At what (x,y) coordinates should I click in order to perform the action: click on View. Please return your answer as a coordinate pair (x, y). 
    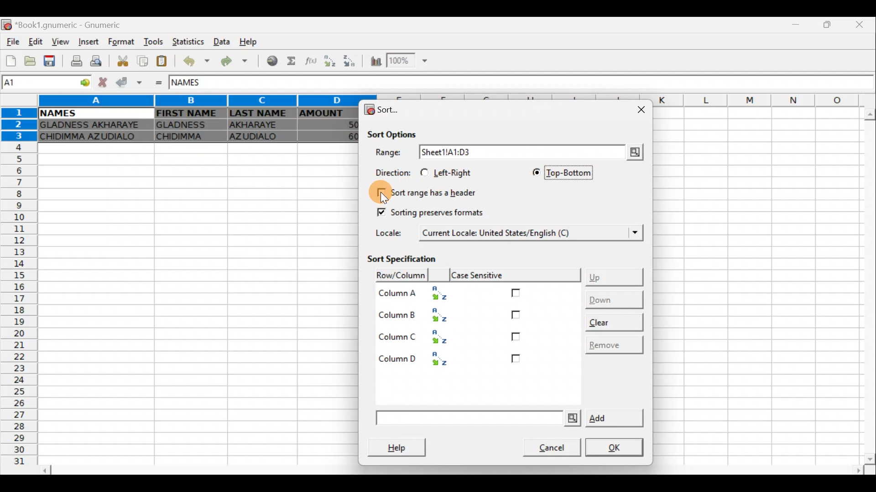
    Looking at the image, I should click on (58, 42).